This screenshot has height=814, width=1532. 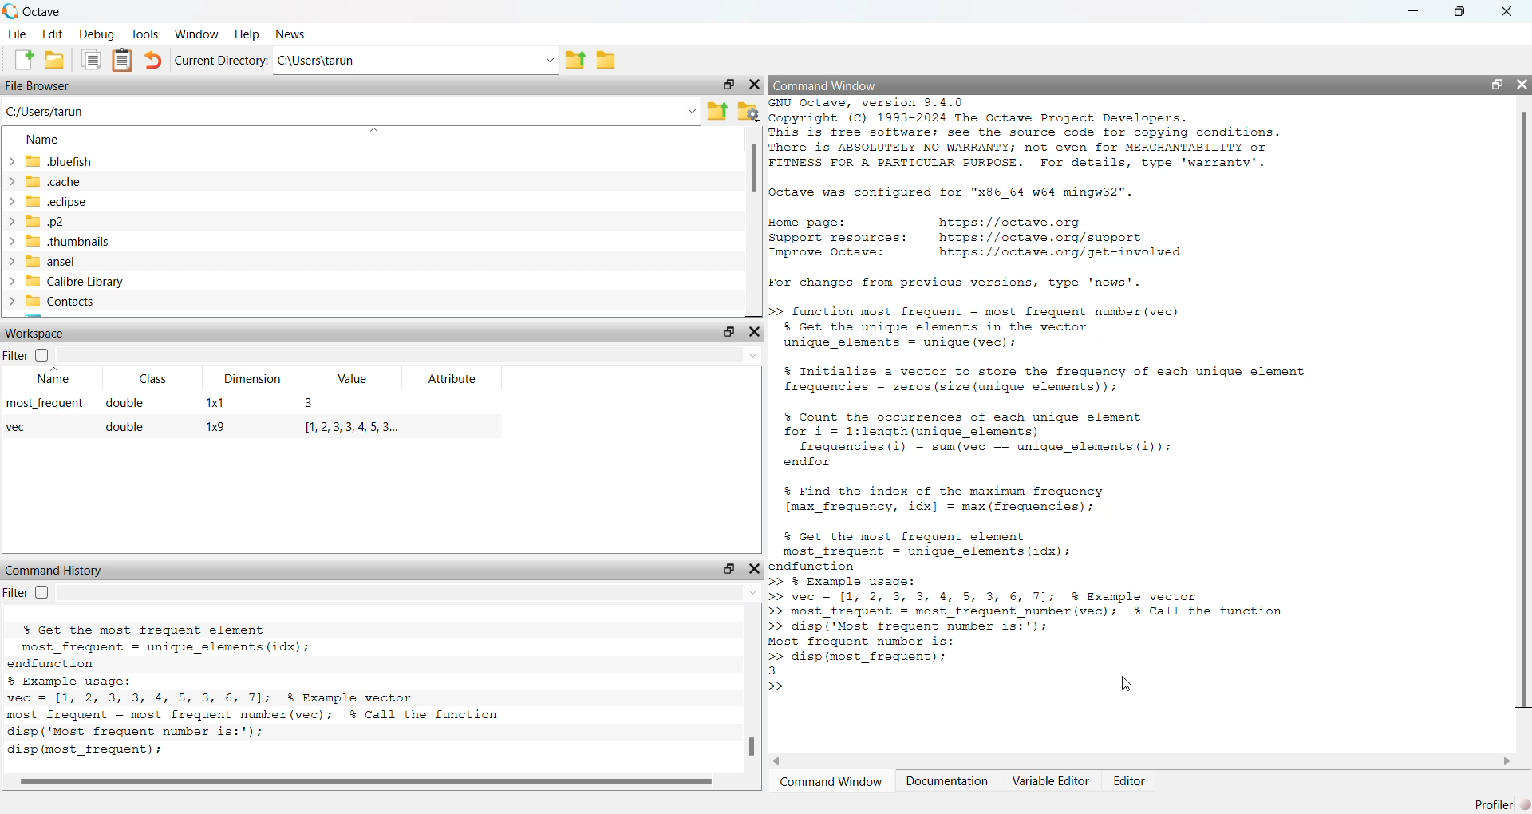 I want to click on Undo, so click(x=155, y=60).